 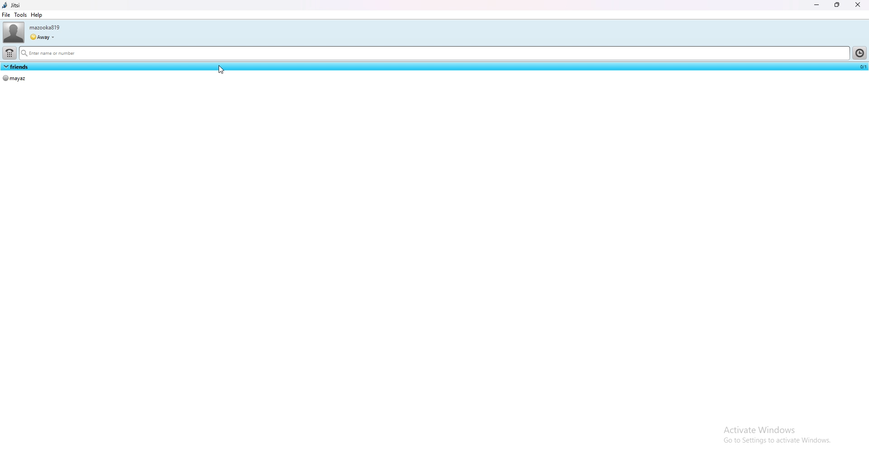 What do you see at coordinates (15, 79) in the screenshot?
I see `contact` at bounding box center [15, 79].